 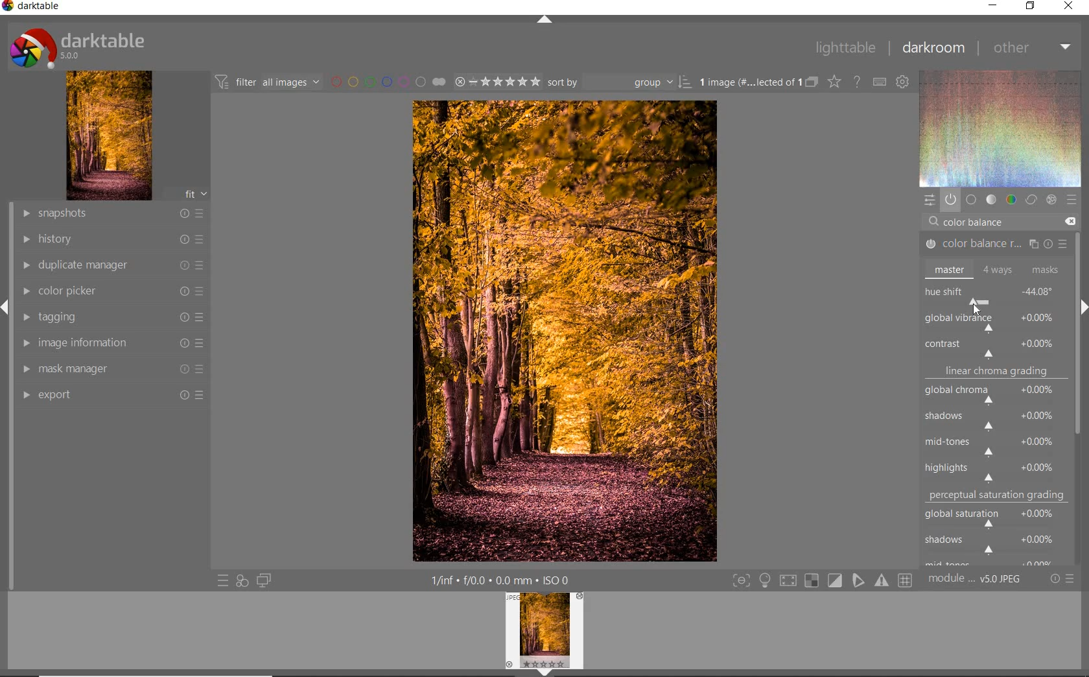 What do you see at coordinates (999, 495) in the screenshot?
I see `perceptual saturation grading` at bounding box center [999, 495].